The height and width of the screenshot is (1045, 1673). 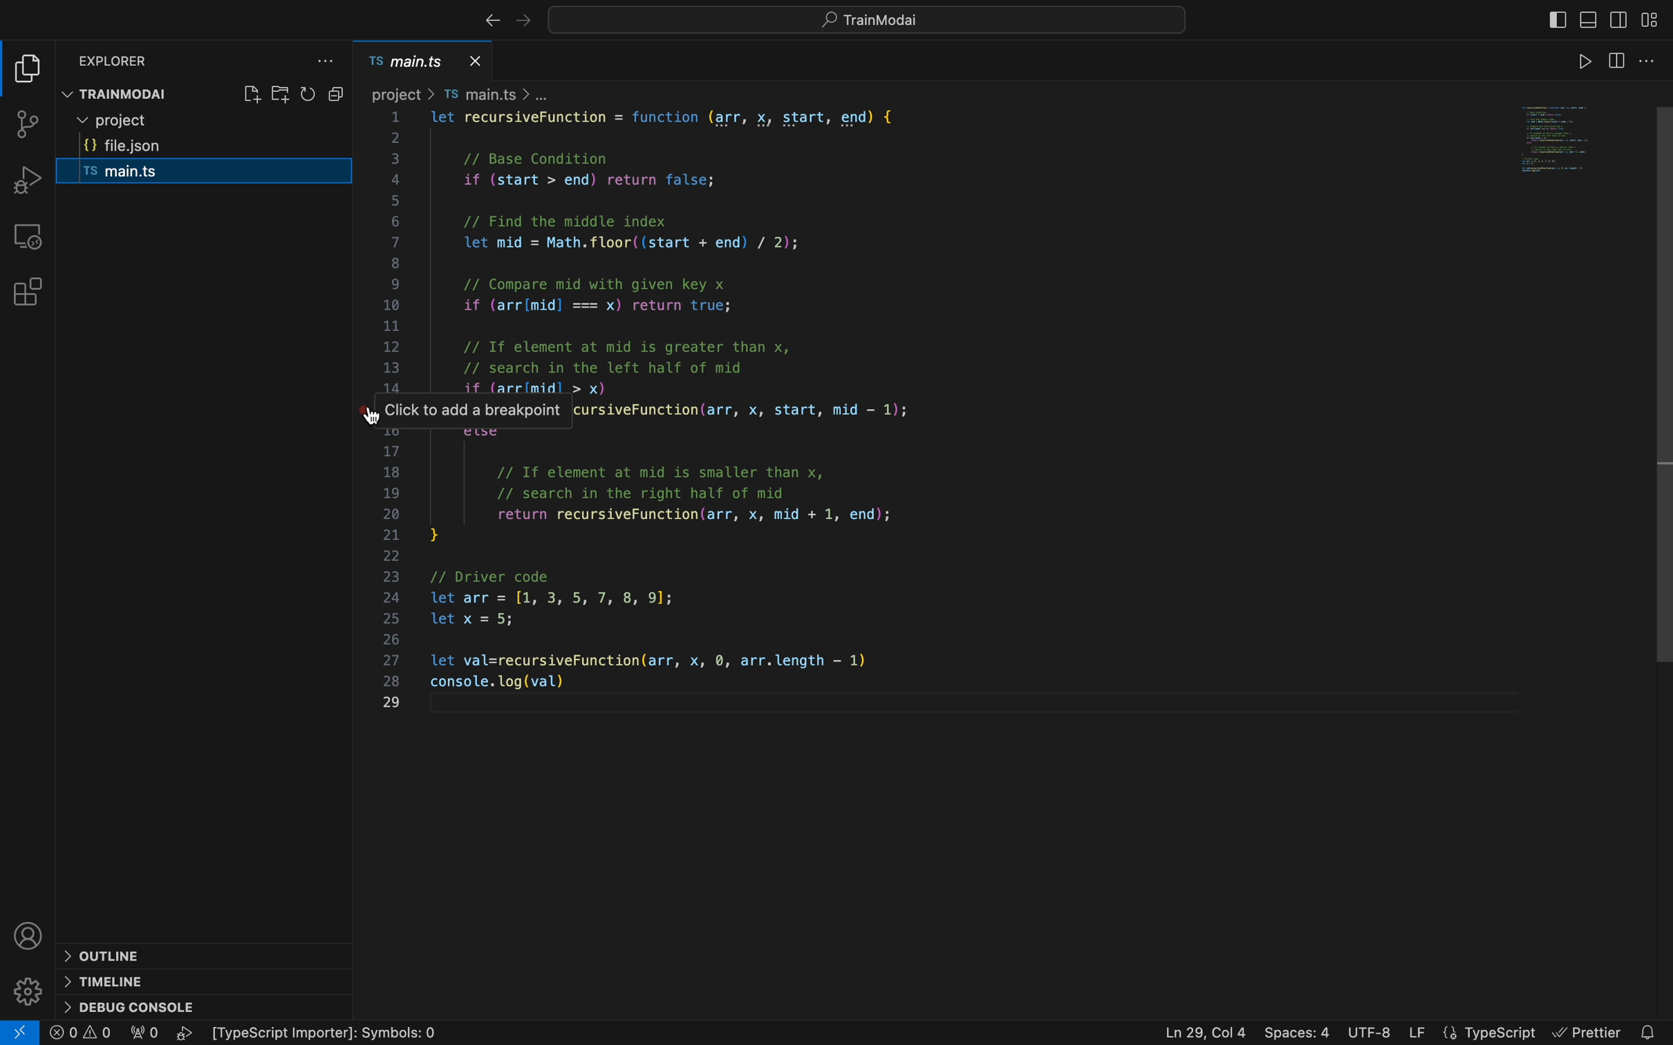 What do you see at coordinates (1650, 1032) in the screenshot?
I see `notification` at bounding box center [1650, 1032].